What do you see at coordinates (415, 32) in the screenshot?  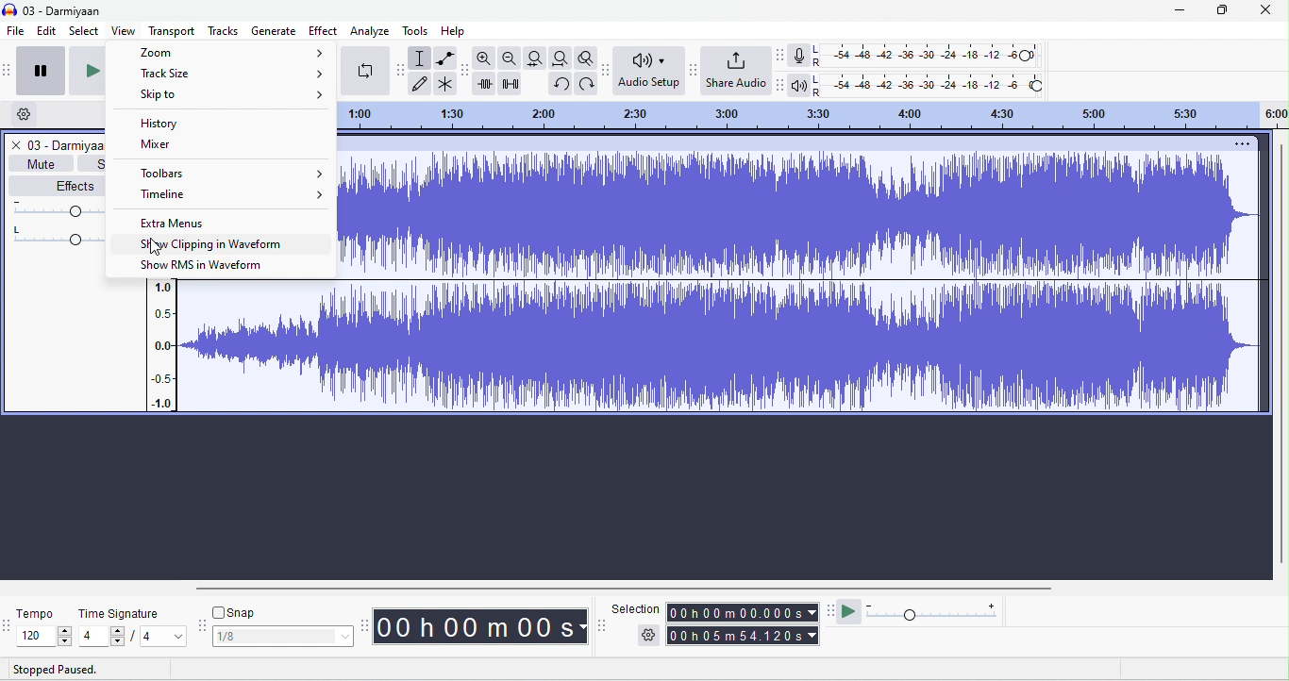 I see `tools` at bounding box center [415, 32].